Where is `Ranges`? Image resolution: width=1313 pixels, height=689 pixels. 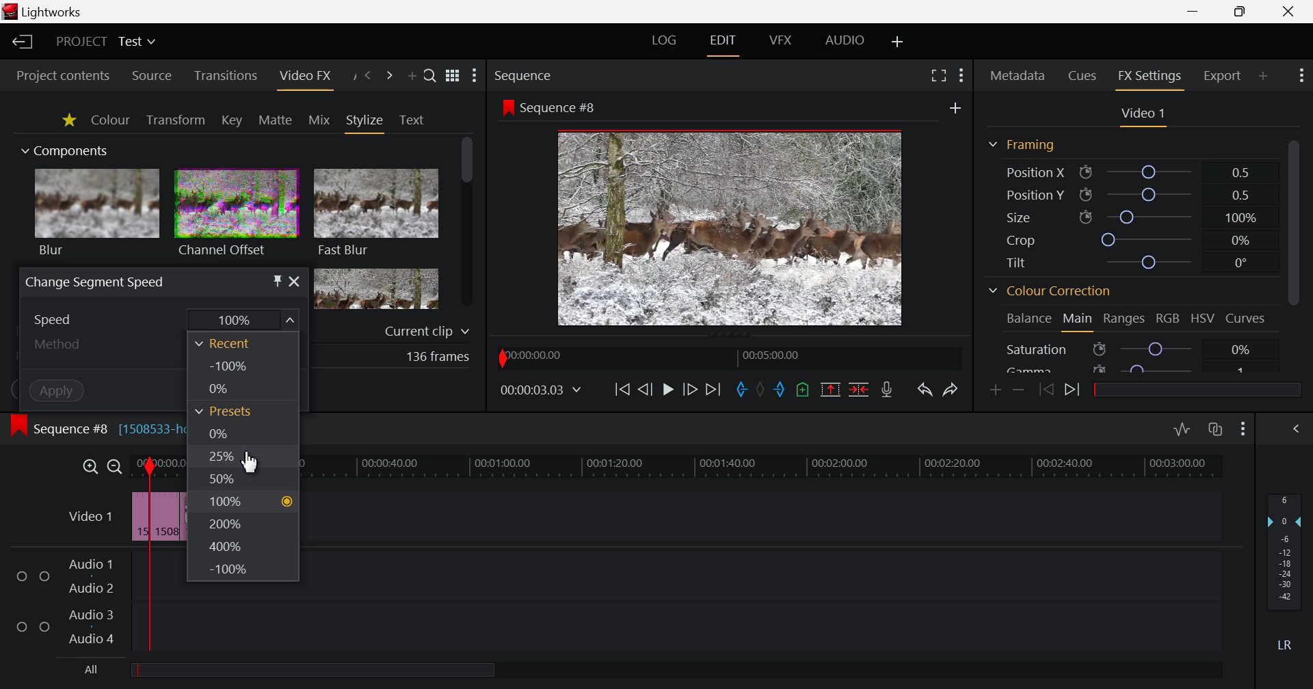
Ranges is located at coordinates (1126, 319).